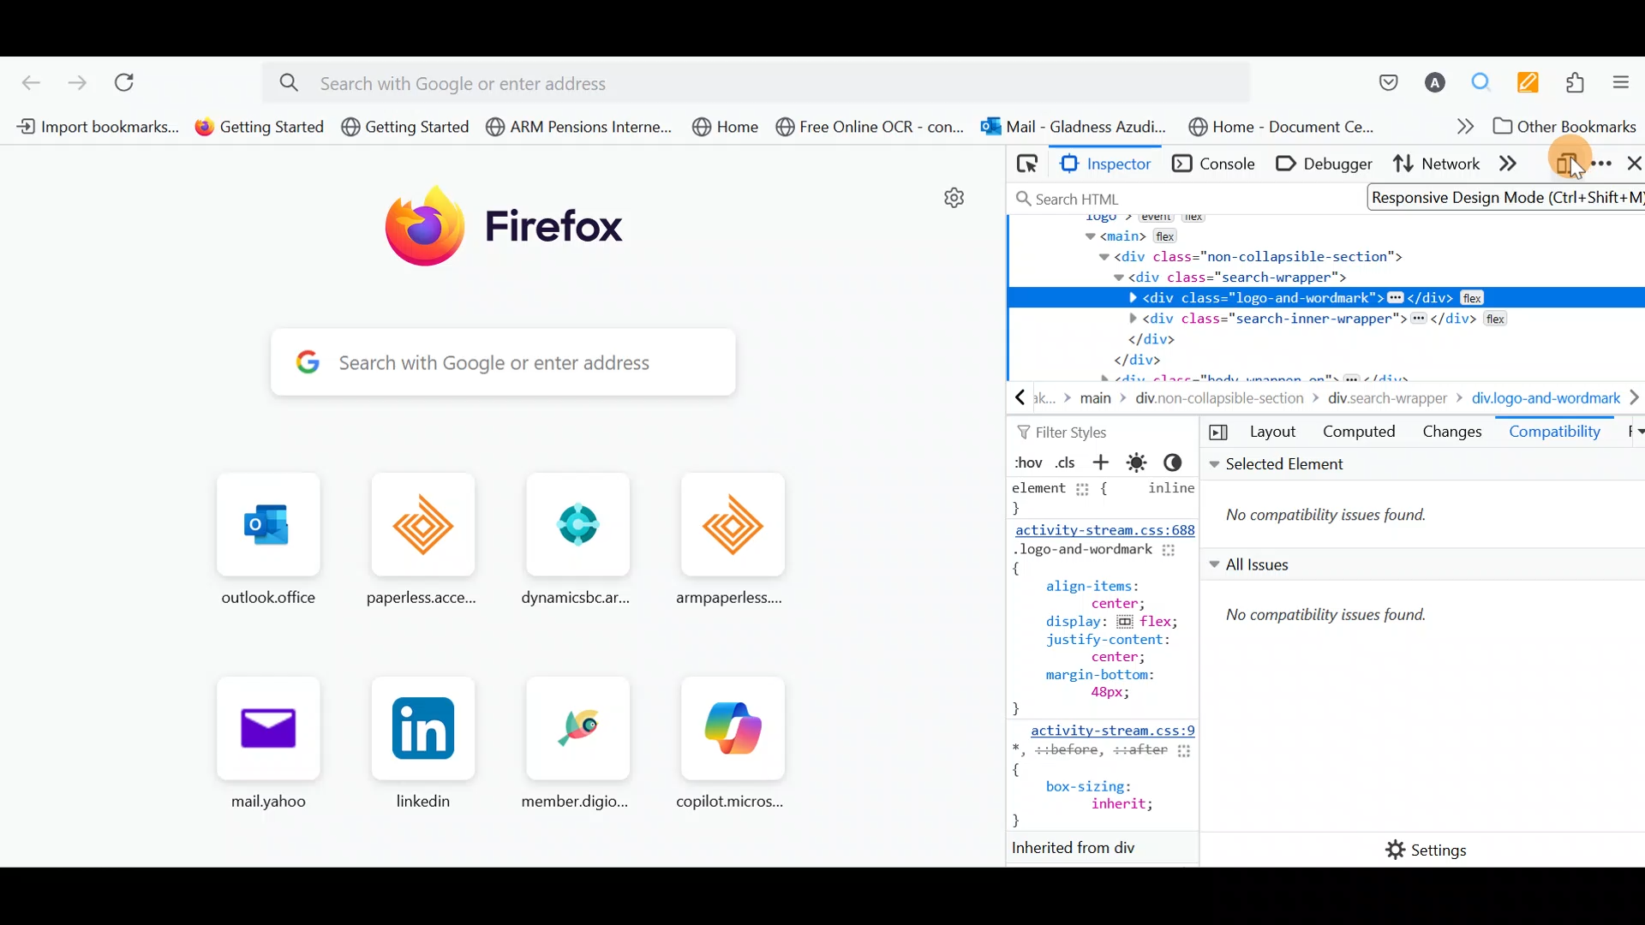 The height and width of the screenshot is (925, 1645). Describe the element at coordinates (1076, 125) in the screenshot. I see `Bookmark 7` at that location.